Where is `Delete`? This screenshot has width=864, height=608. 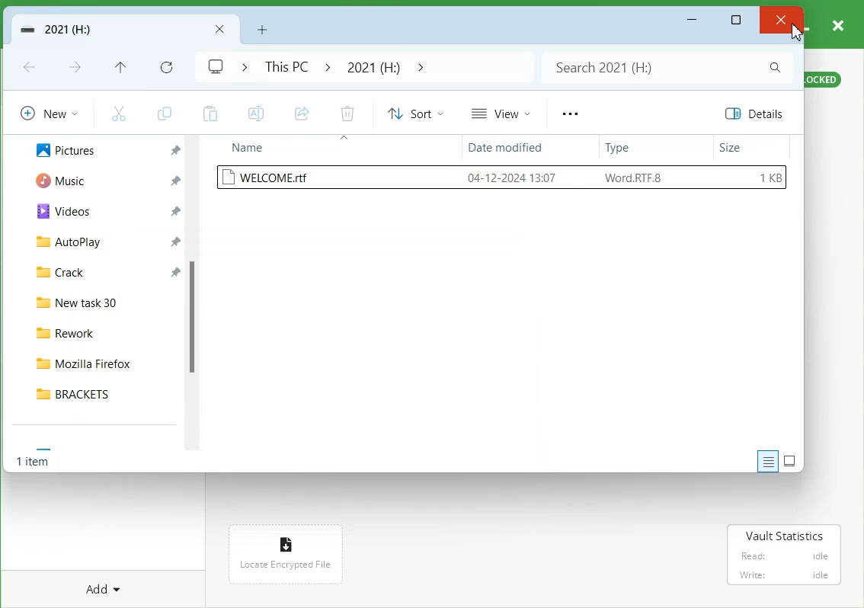 Delete is located at coordinates (347, 113).